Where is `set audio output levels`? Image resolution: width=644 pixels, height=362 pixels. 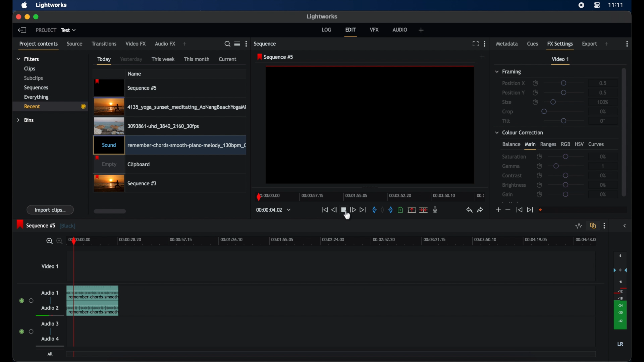 set audio output levels is located at coordinates (620, 290).